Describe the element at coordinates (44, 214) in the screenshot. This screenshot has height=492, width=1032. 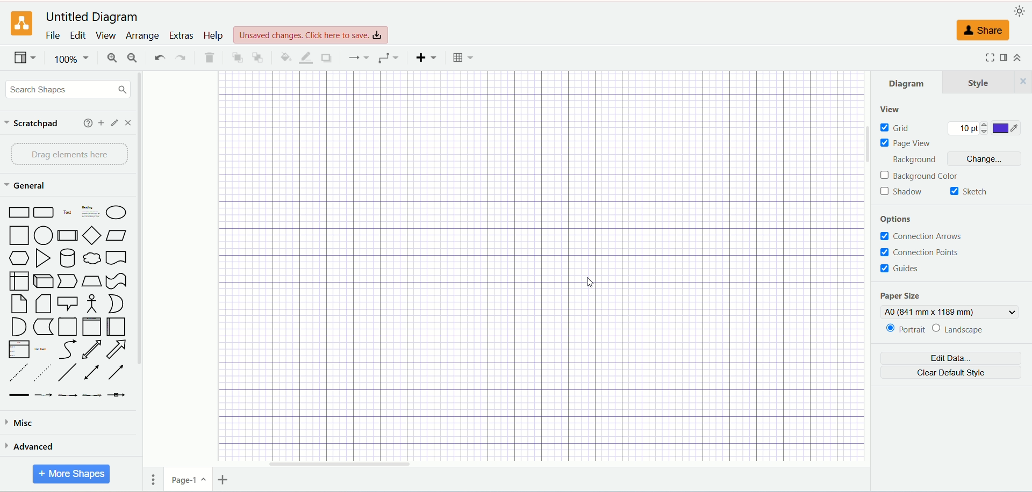
I see `Curved Corner Rectangle` at that location.